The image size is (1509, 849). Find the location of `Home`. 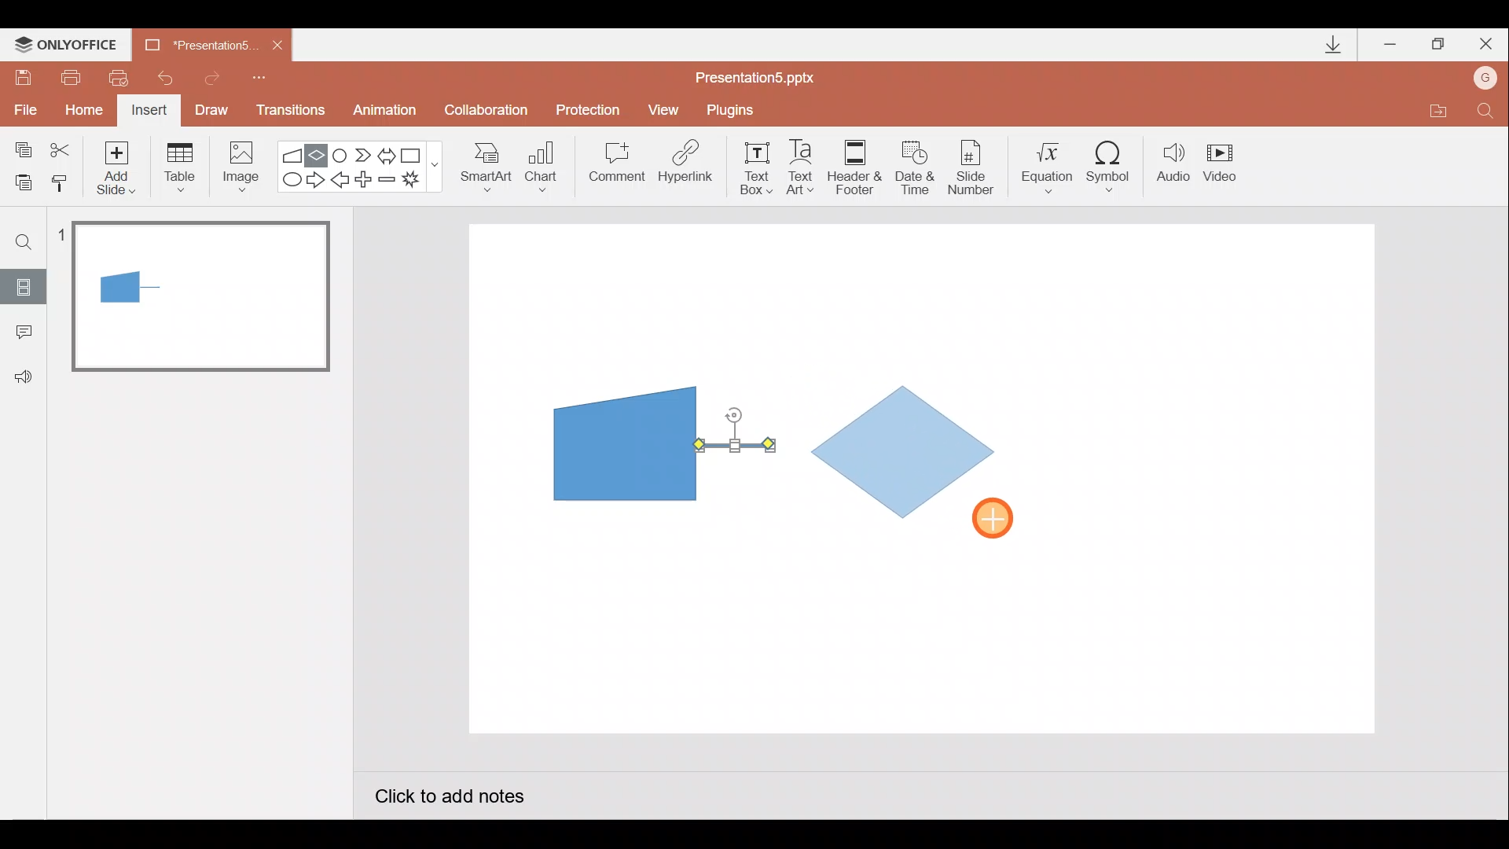

Home is located at coordinates (79, 106).